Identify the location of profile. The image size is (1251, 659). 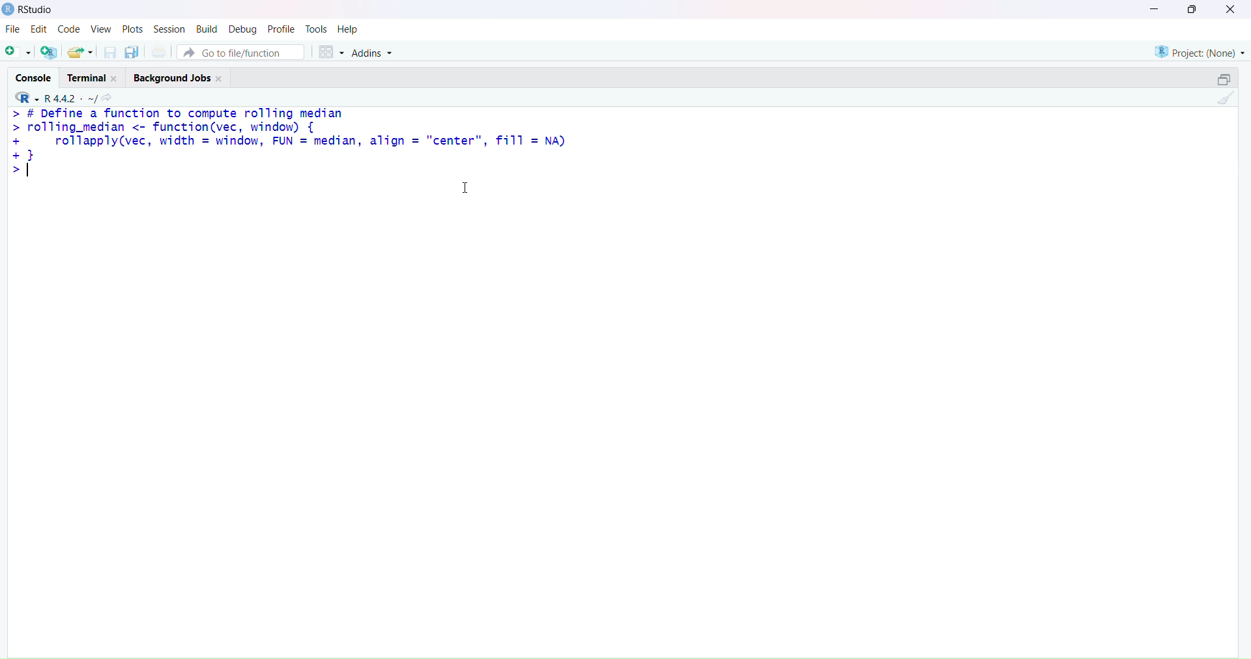
(281, 29).